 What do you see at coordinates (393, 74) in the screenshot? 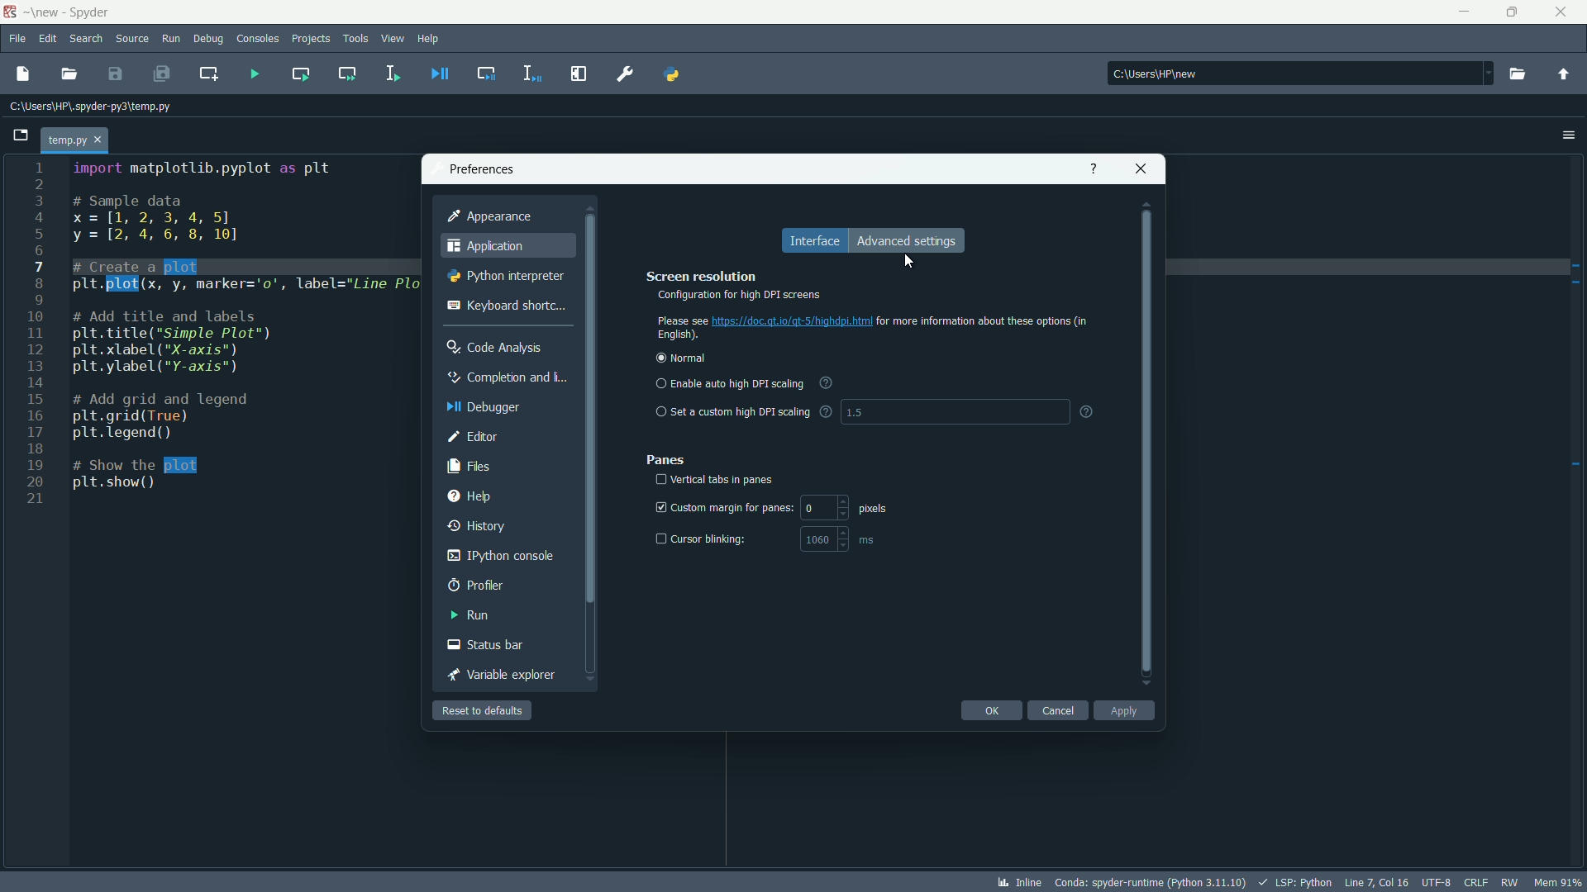
I see `run selection` at bounding box center [393, 74].